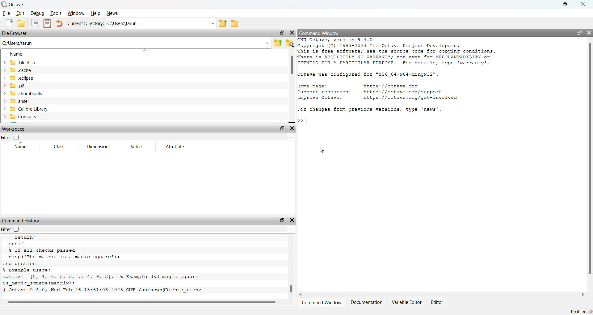 This screenshot has height=315, width=593. I want to click on close, so click(292, 33).